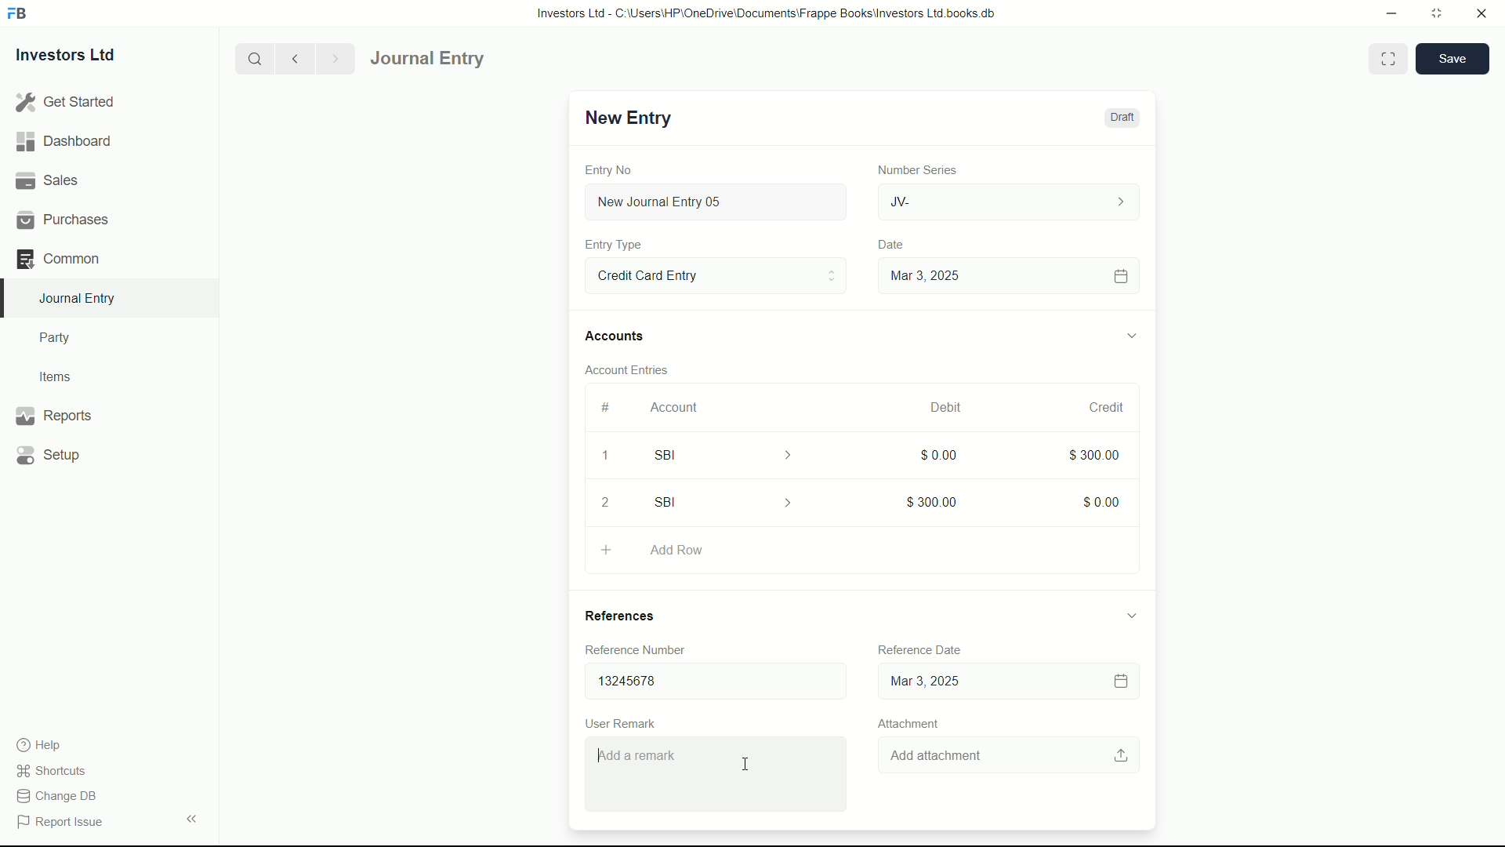 This screenshot has width=1505, height=847. Describe the element at coordinates (1103, 499) in the screenshot. I see `$0.00` at that location.